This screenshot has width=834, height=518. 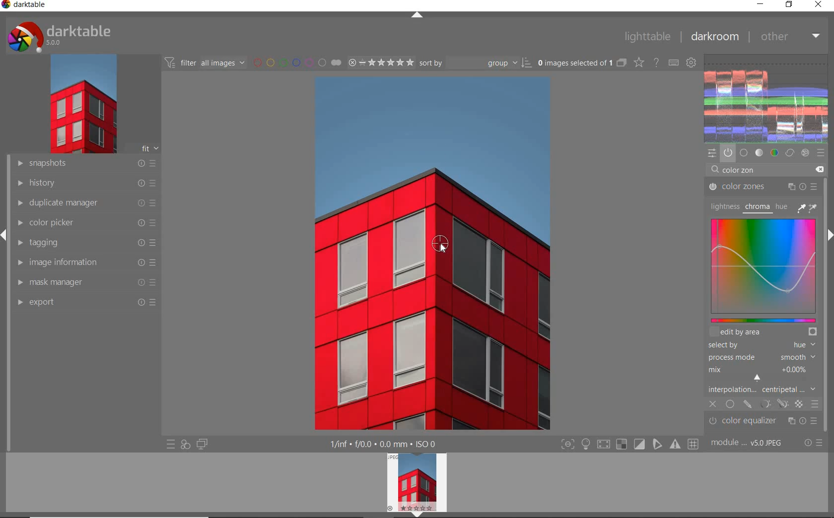 I want to click on tagging, so click(x=84, y=243).